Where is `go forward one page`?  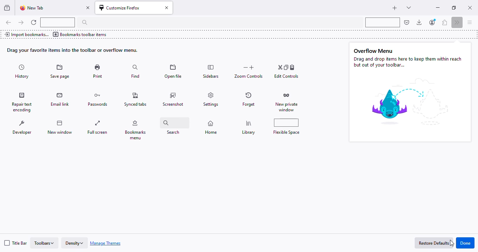
go forward one page is located at coordinates (21, 22).